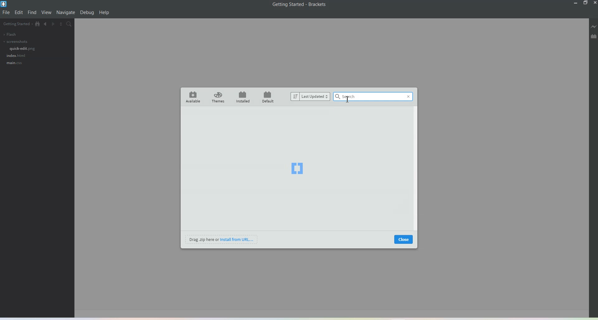 Image resolution: width=598 pixels, height=320 pixels. I want to click on Find In Files, so click(71, 25).